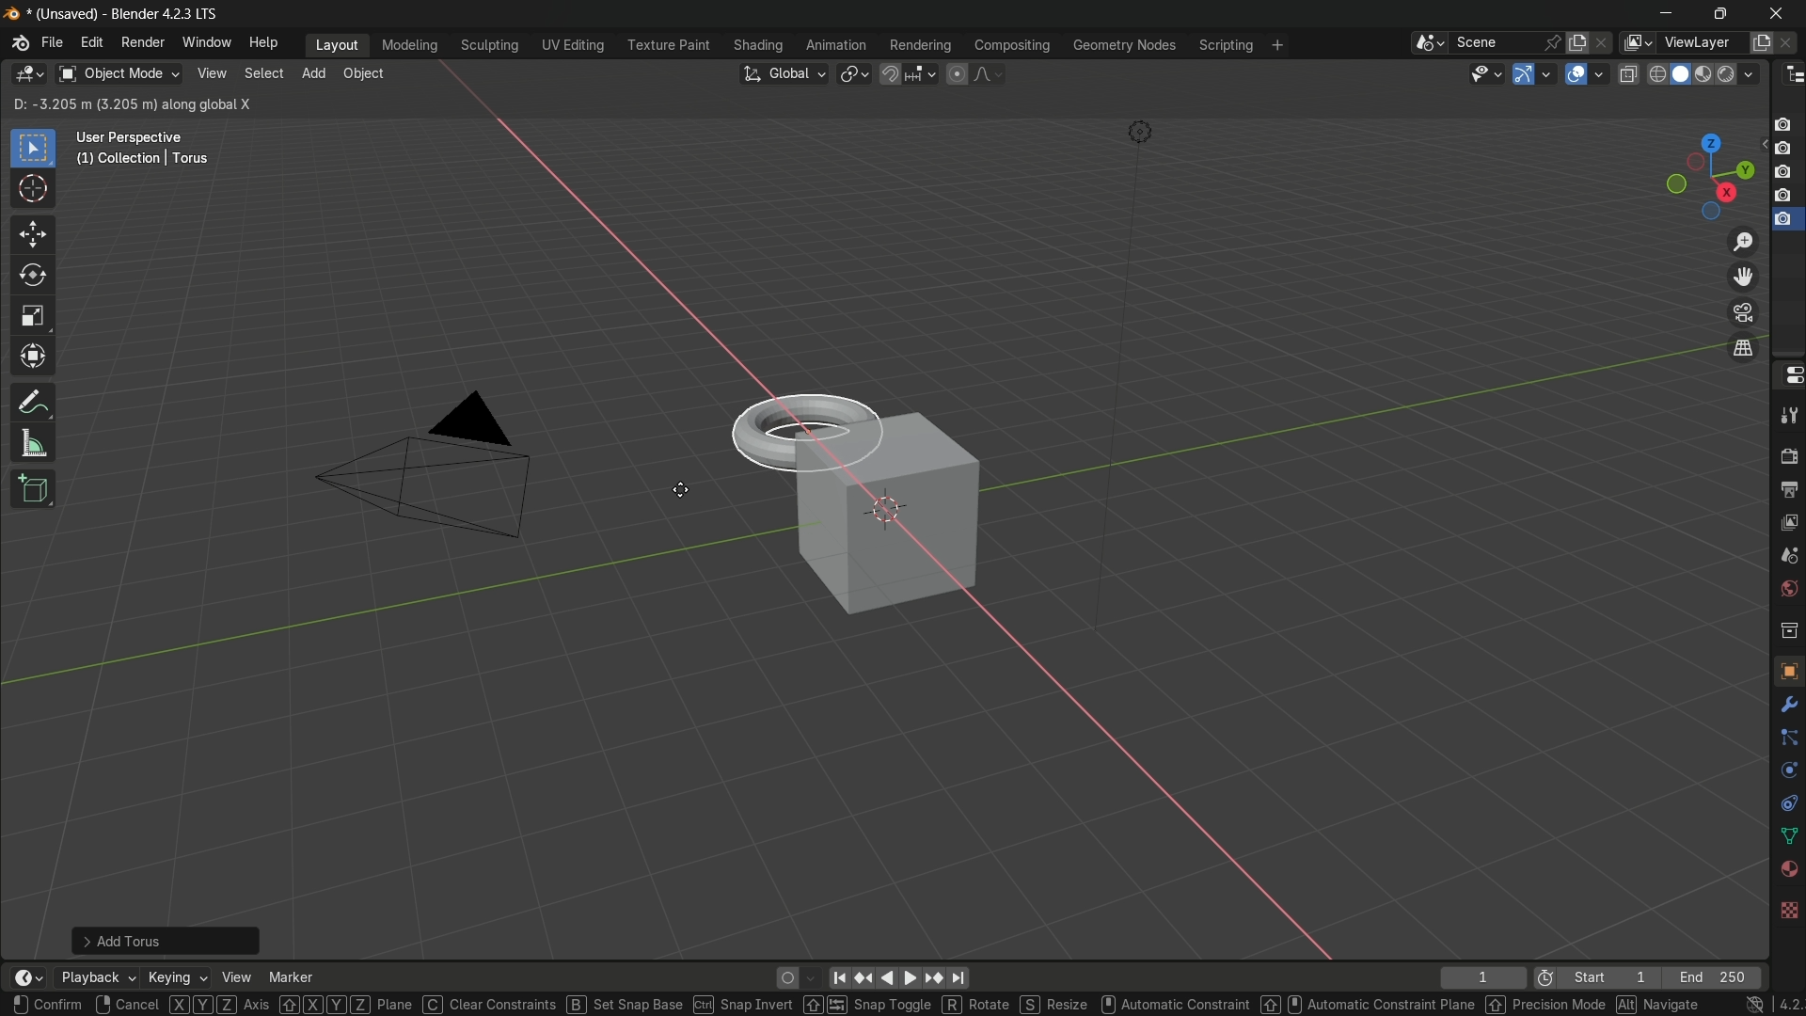  What do you see at coordinates (1707, 75) in the screenshot?
I see `render` at bounding box center [1707, 75].